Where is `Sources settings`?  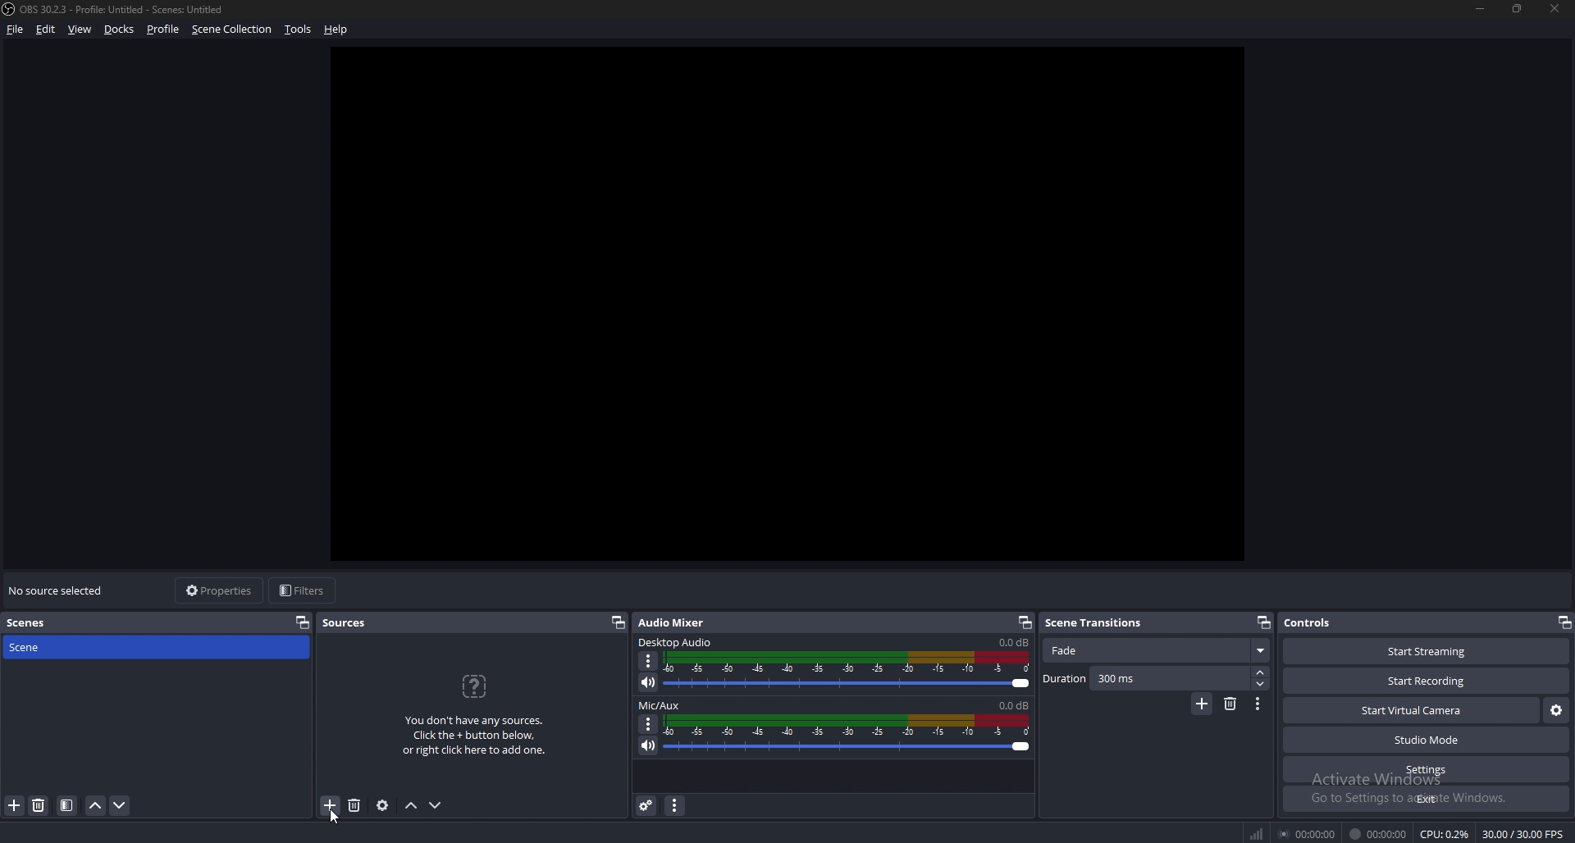 Sources settings is located at coordinates (384, 805).